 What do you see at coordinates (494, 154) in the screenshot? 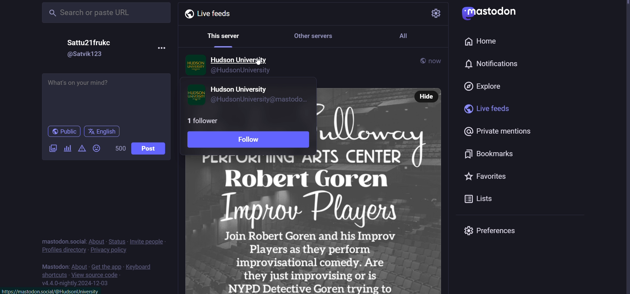
I see `bookmark` at bounding box center [494, 154].